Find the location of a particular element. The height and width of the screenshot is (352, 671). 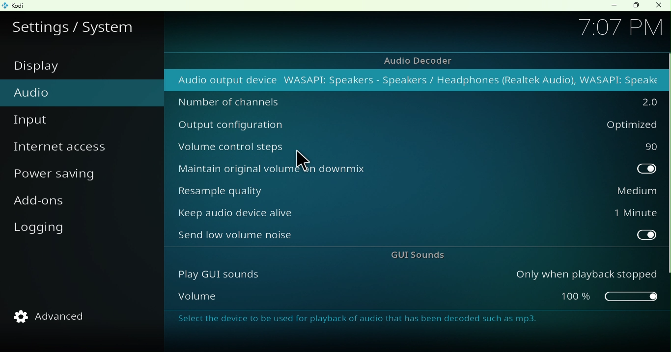

slider is located at coordinates (586, 299).